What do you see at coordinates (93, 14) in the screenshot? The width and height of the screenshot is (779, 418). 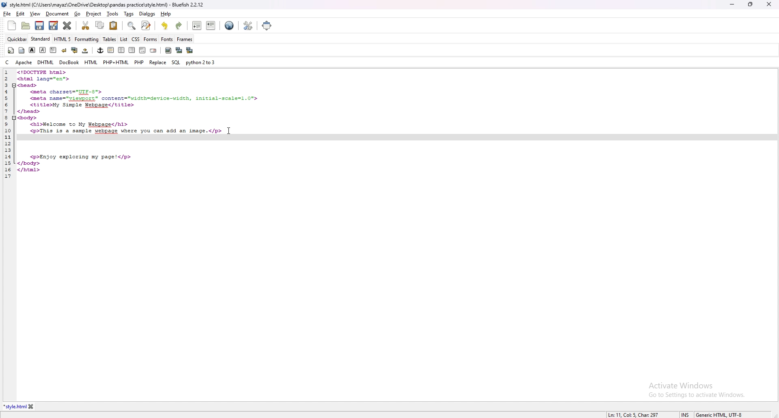 I see `project` at bounding box center [93, 14].